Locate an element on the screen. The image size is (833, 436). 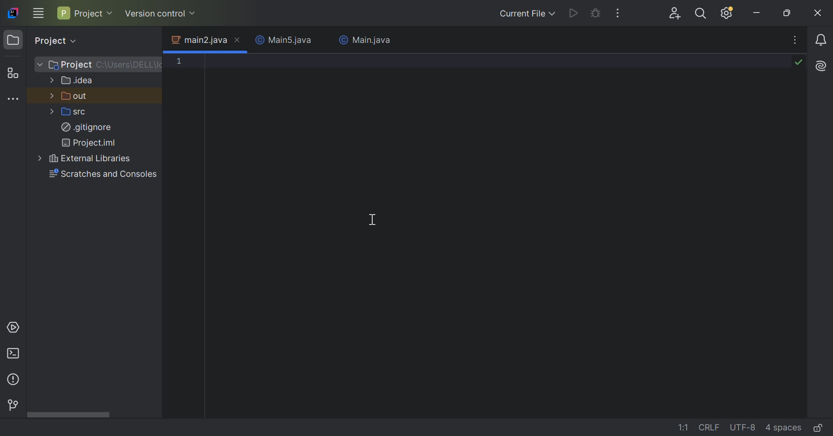
Project is located at coordinates (71, 65).